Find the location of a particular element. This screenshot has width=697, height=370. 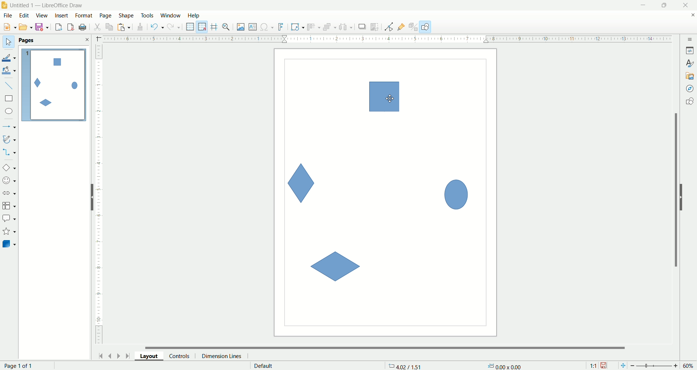

pages is located at coordinates (27, 40).